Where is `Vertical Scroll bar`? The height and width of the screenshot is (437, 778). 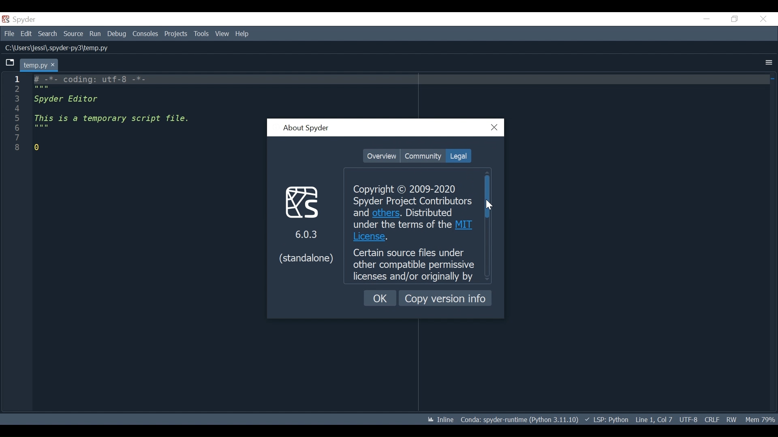 Vertical Scroll bar is located at coordinates (487, 196).